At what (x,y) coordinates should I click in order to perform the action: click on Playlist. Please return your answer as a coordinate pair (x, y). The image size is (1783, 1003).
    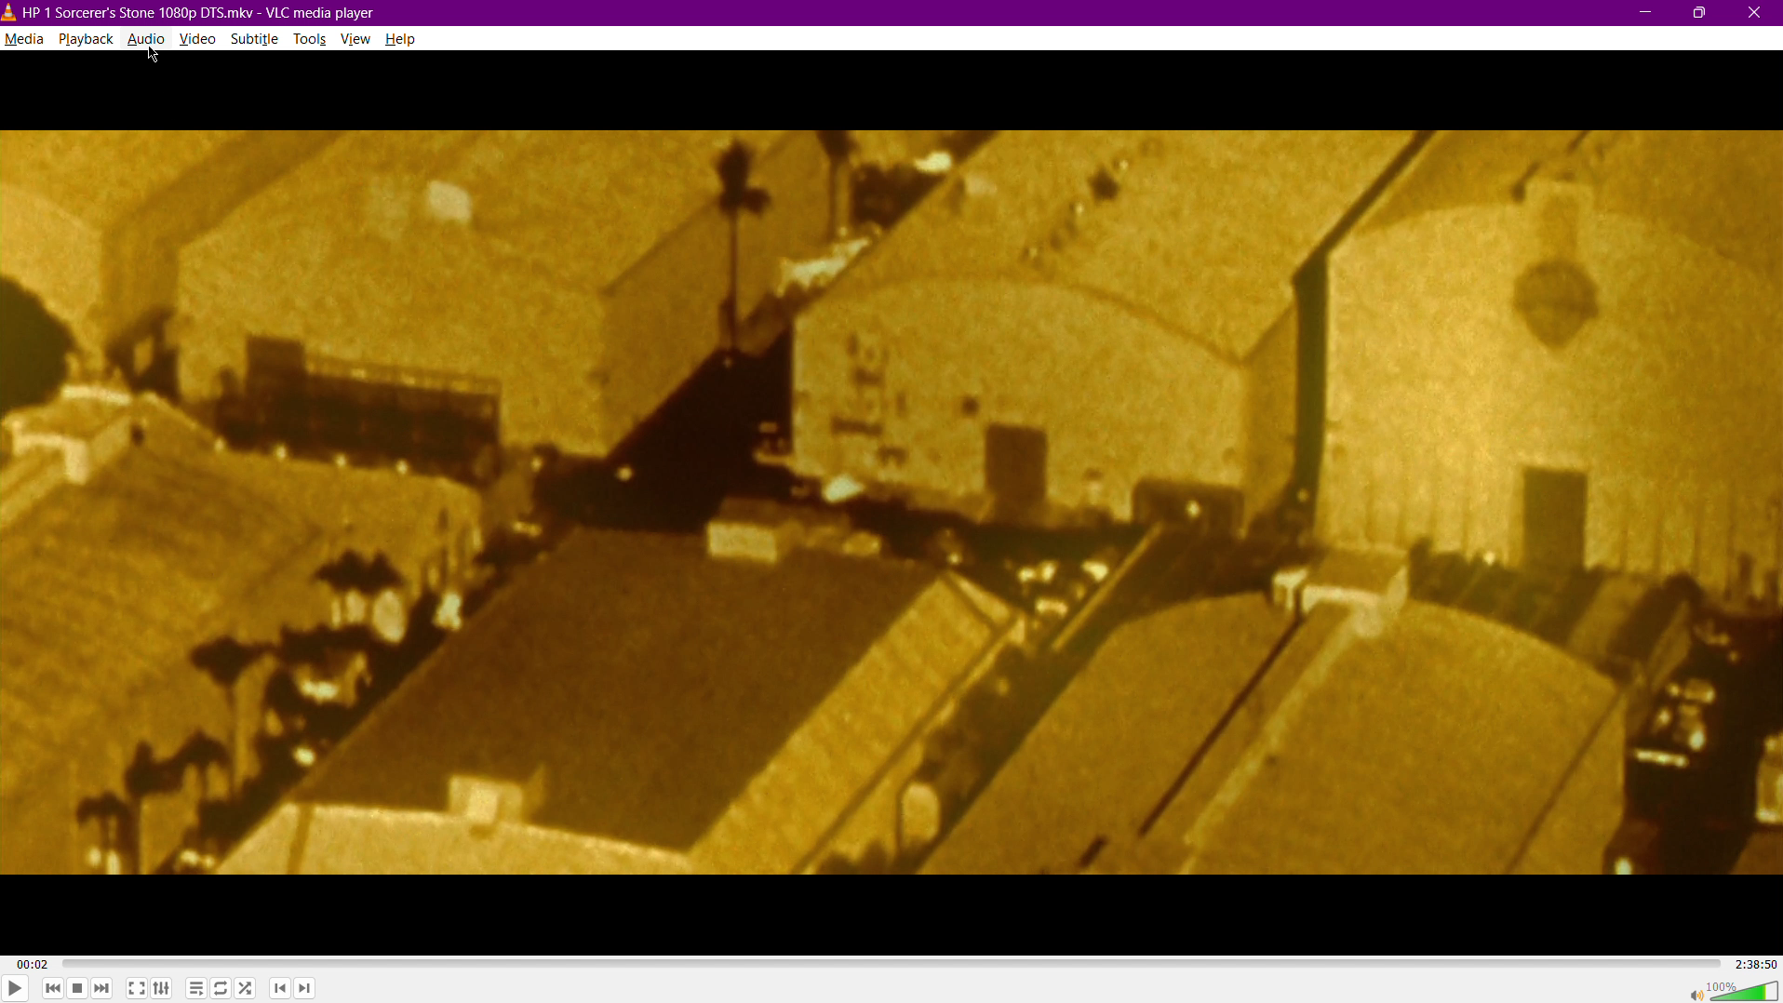
    Looking at the image, I should click on (194, 989).